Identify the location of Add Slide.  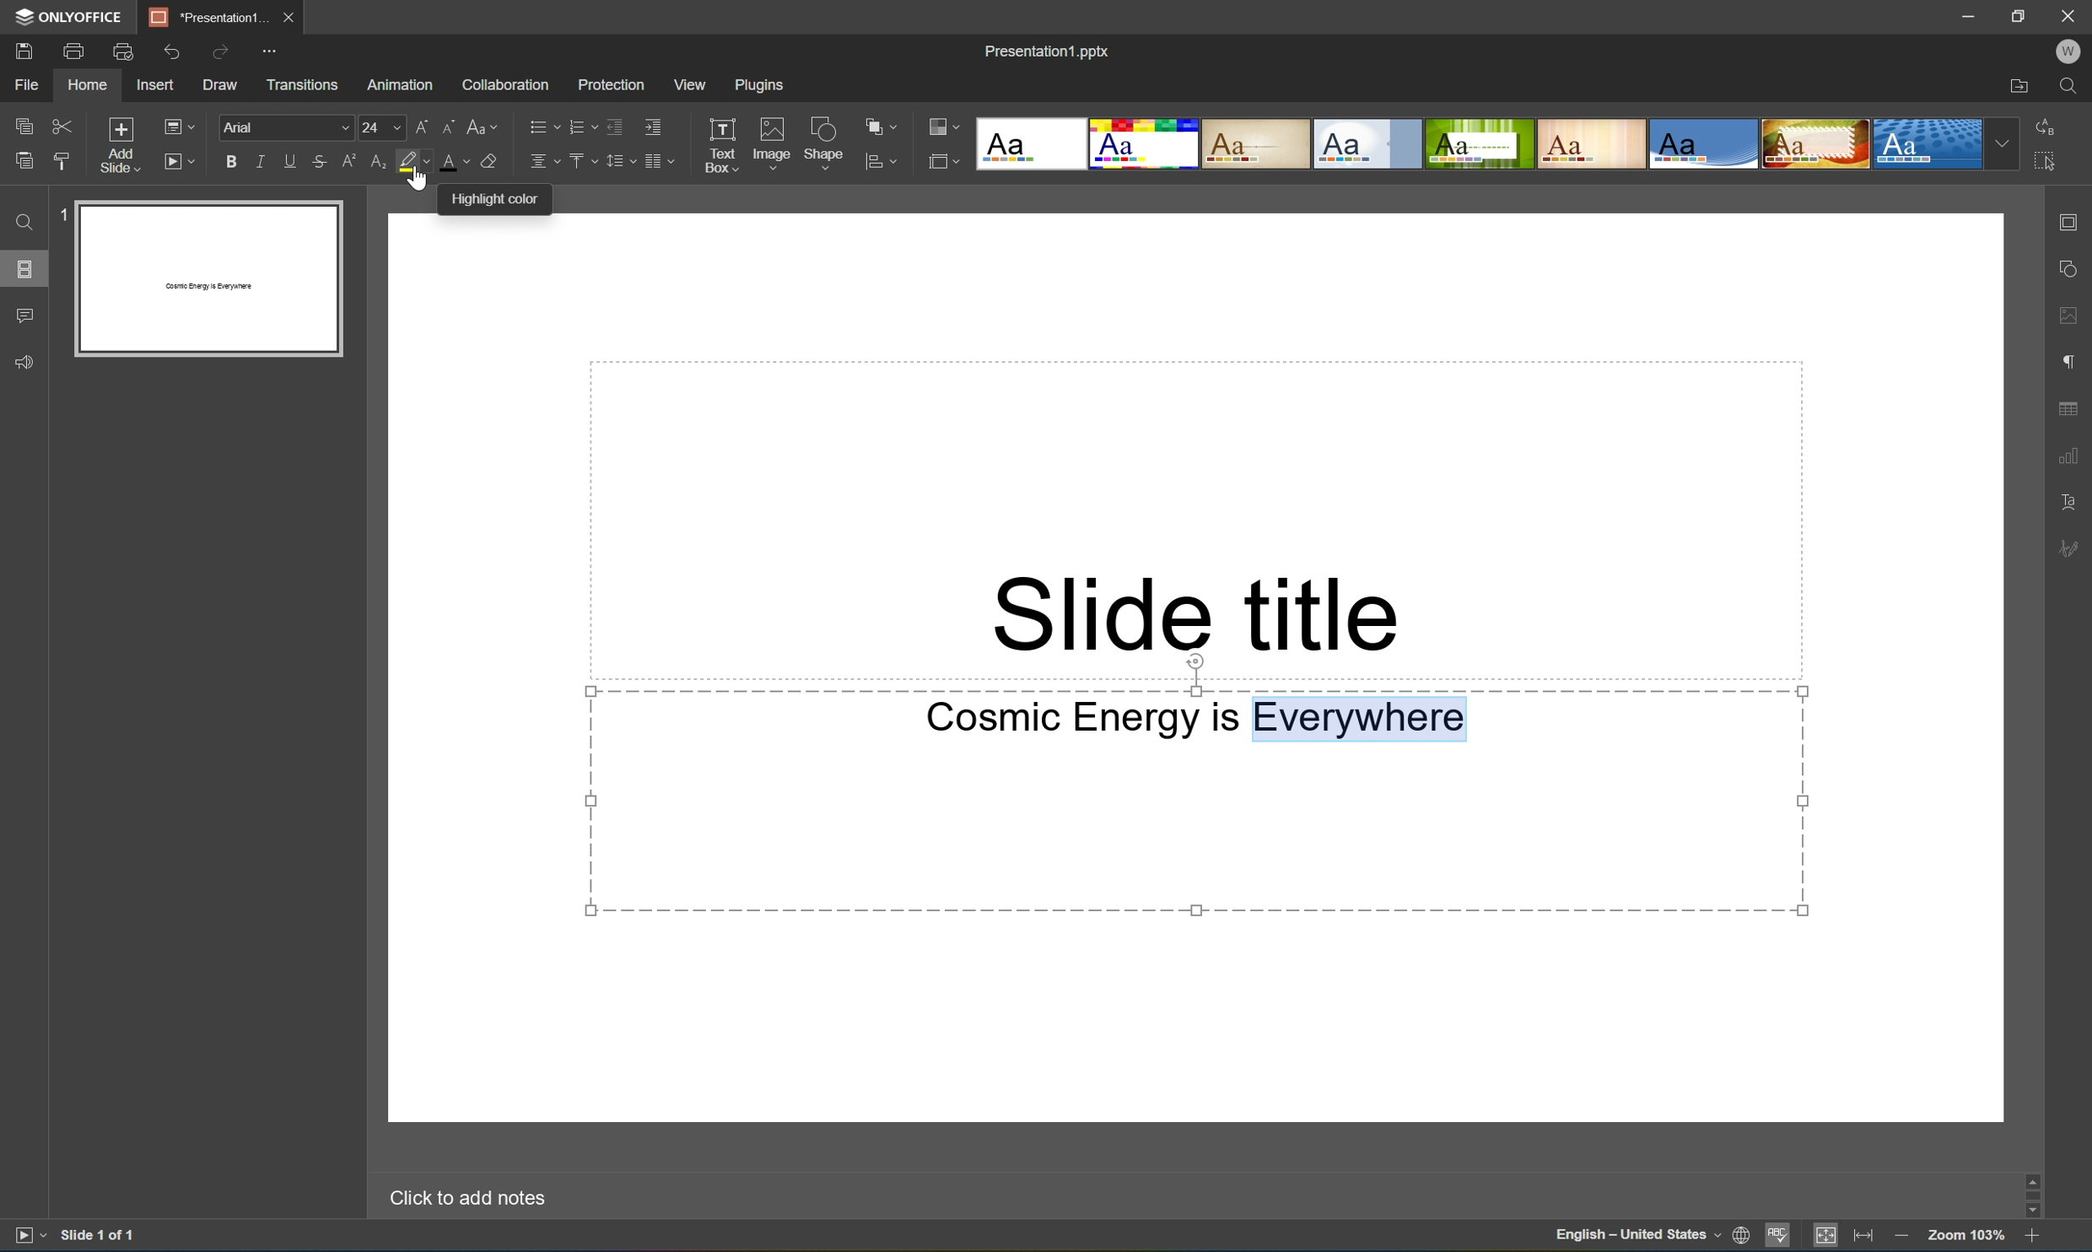
(121, 146).